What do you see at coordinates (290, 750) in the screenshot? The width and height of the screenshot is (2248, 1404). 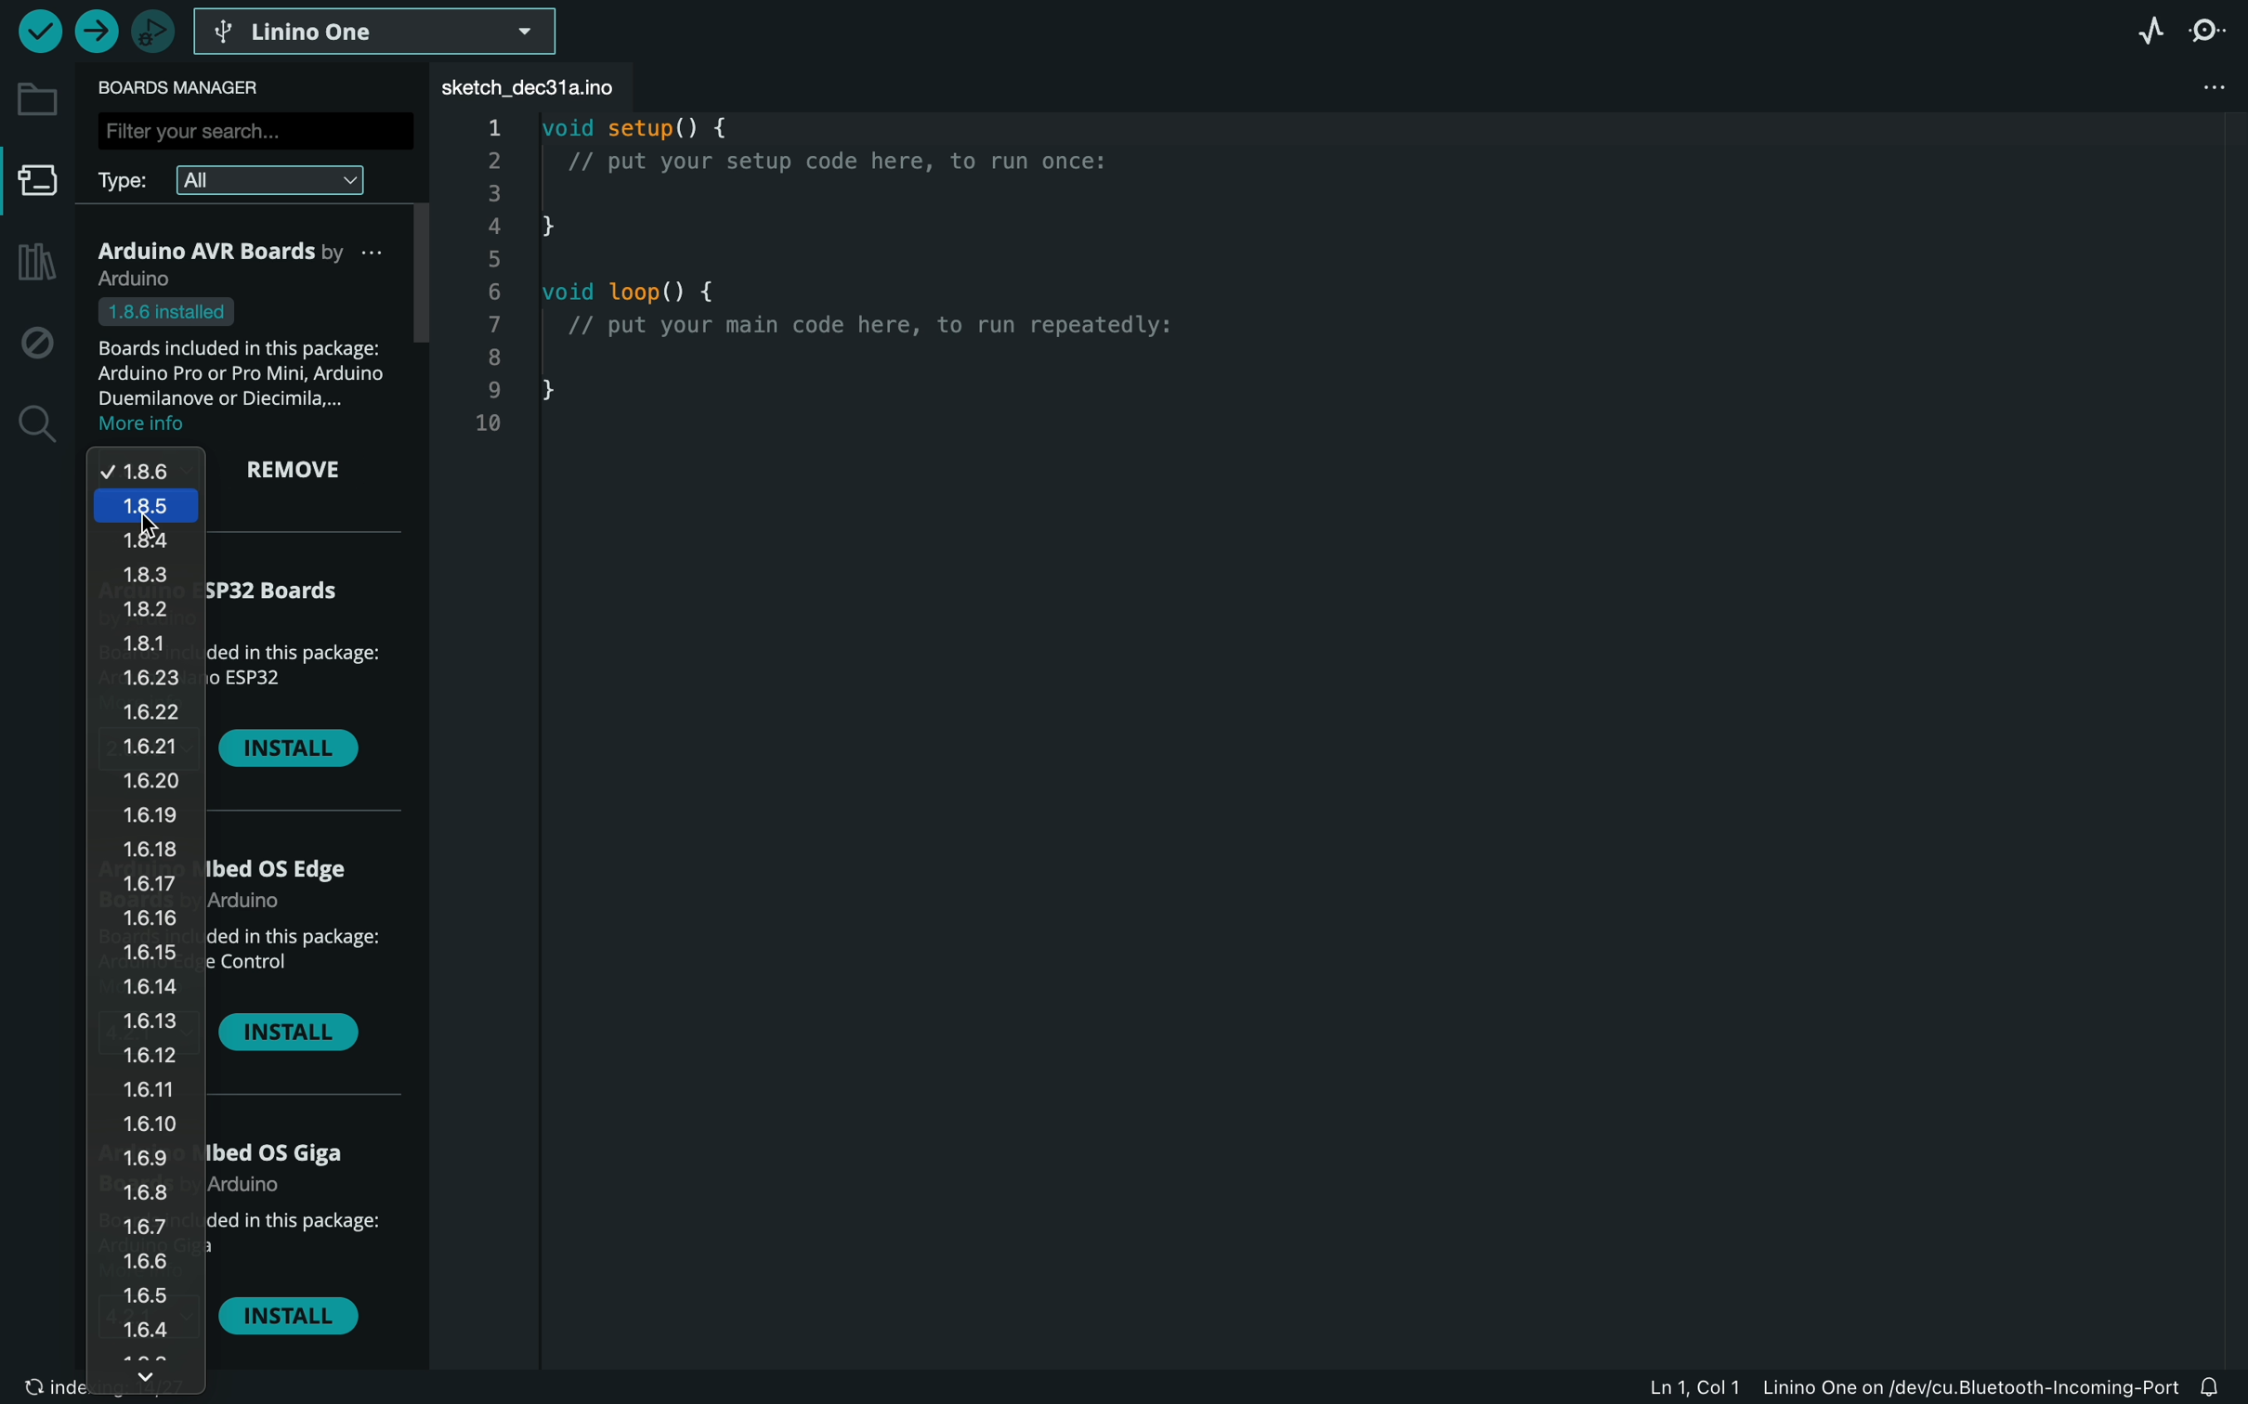 I see `install` at bounding box center [290, 750].